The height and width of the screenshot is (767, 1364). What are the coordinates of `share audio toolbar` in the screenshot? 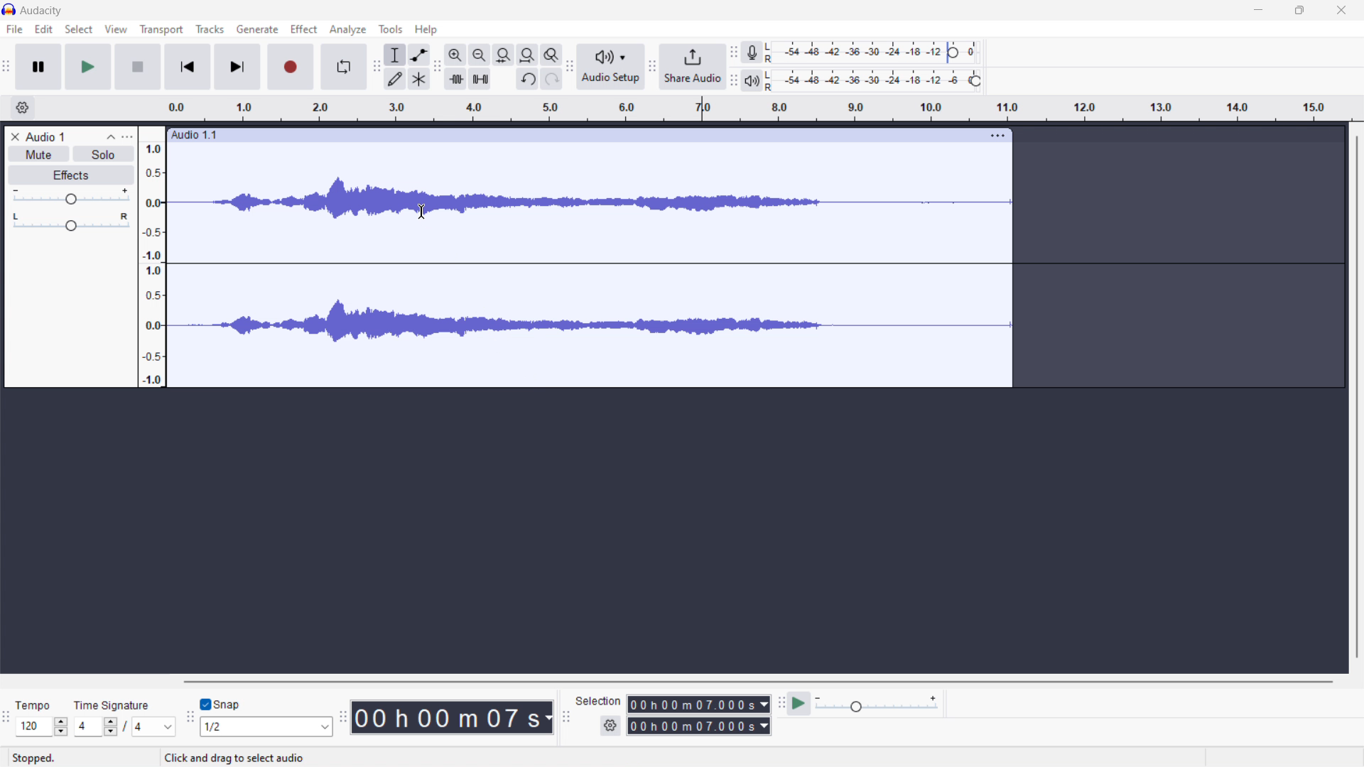 It's located at (652, 68).